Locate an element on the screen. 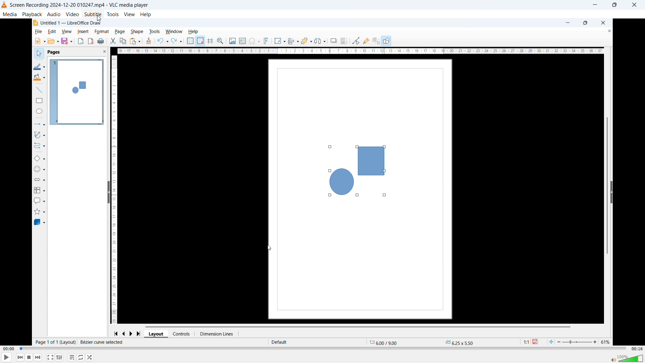 The height and width of the screenshot is (363, 645). ruler is located at coordinates (116, 188).